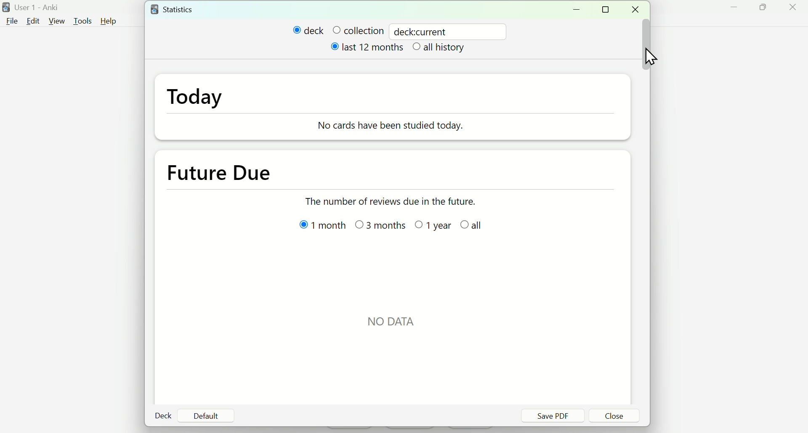 The width and height of the screenshot is (808, 433). I want to click on Maximize, so click(768, 11).